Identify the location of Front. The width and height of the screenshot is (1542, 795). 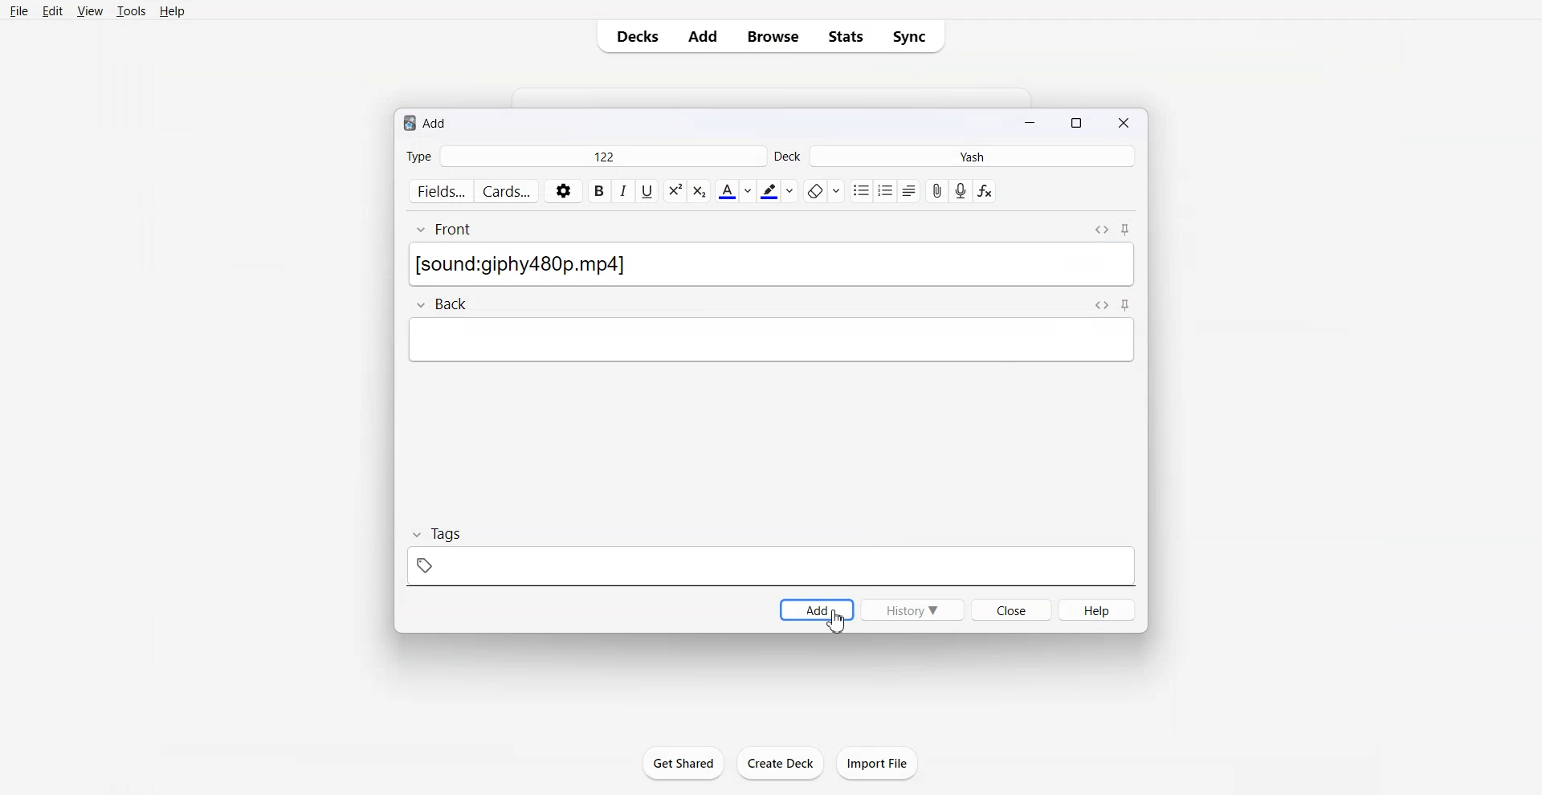
(439, 230).